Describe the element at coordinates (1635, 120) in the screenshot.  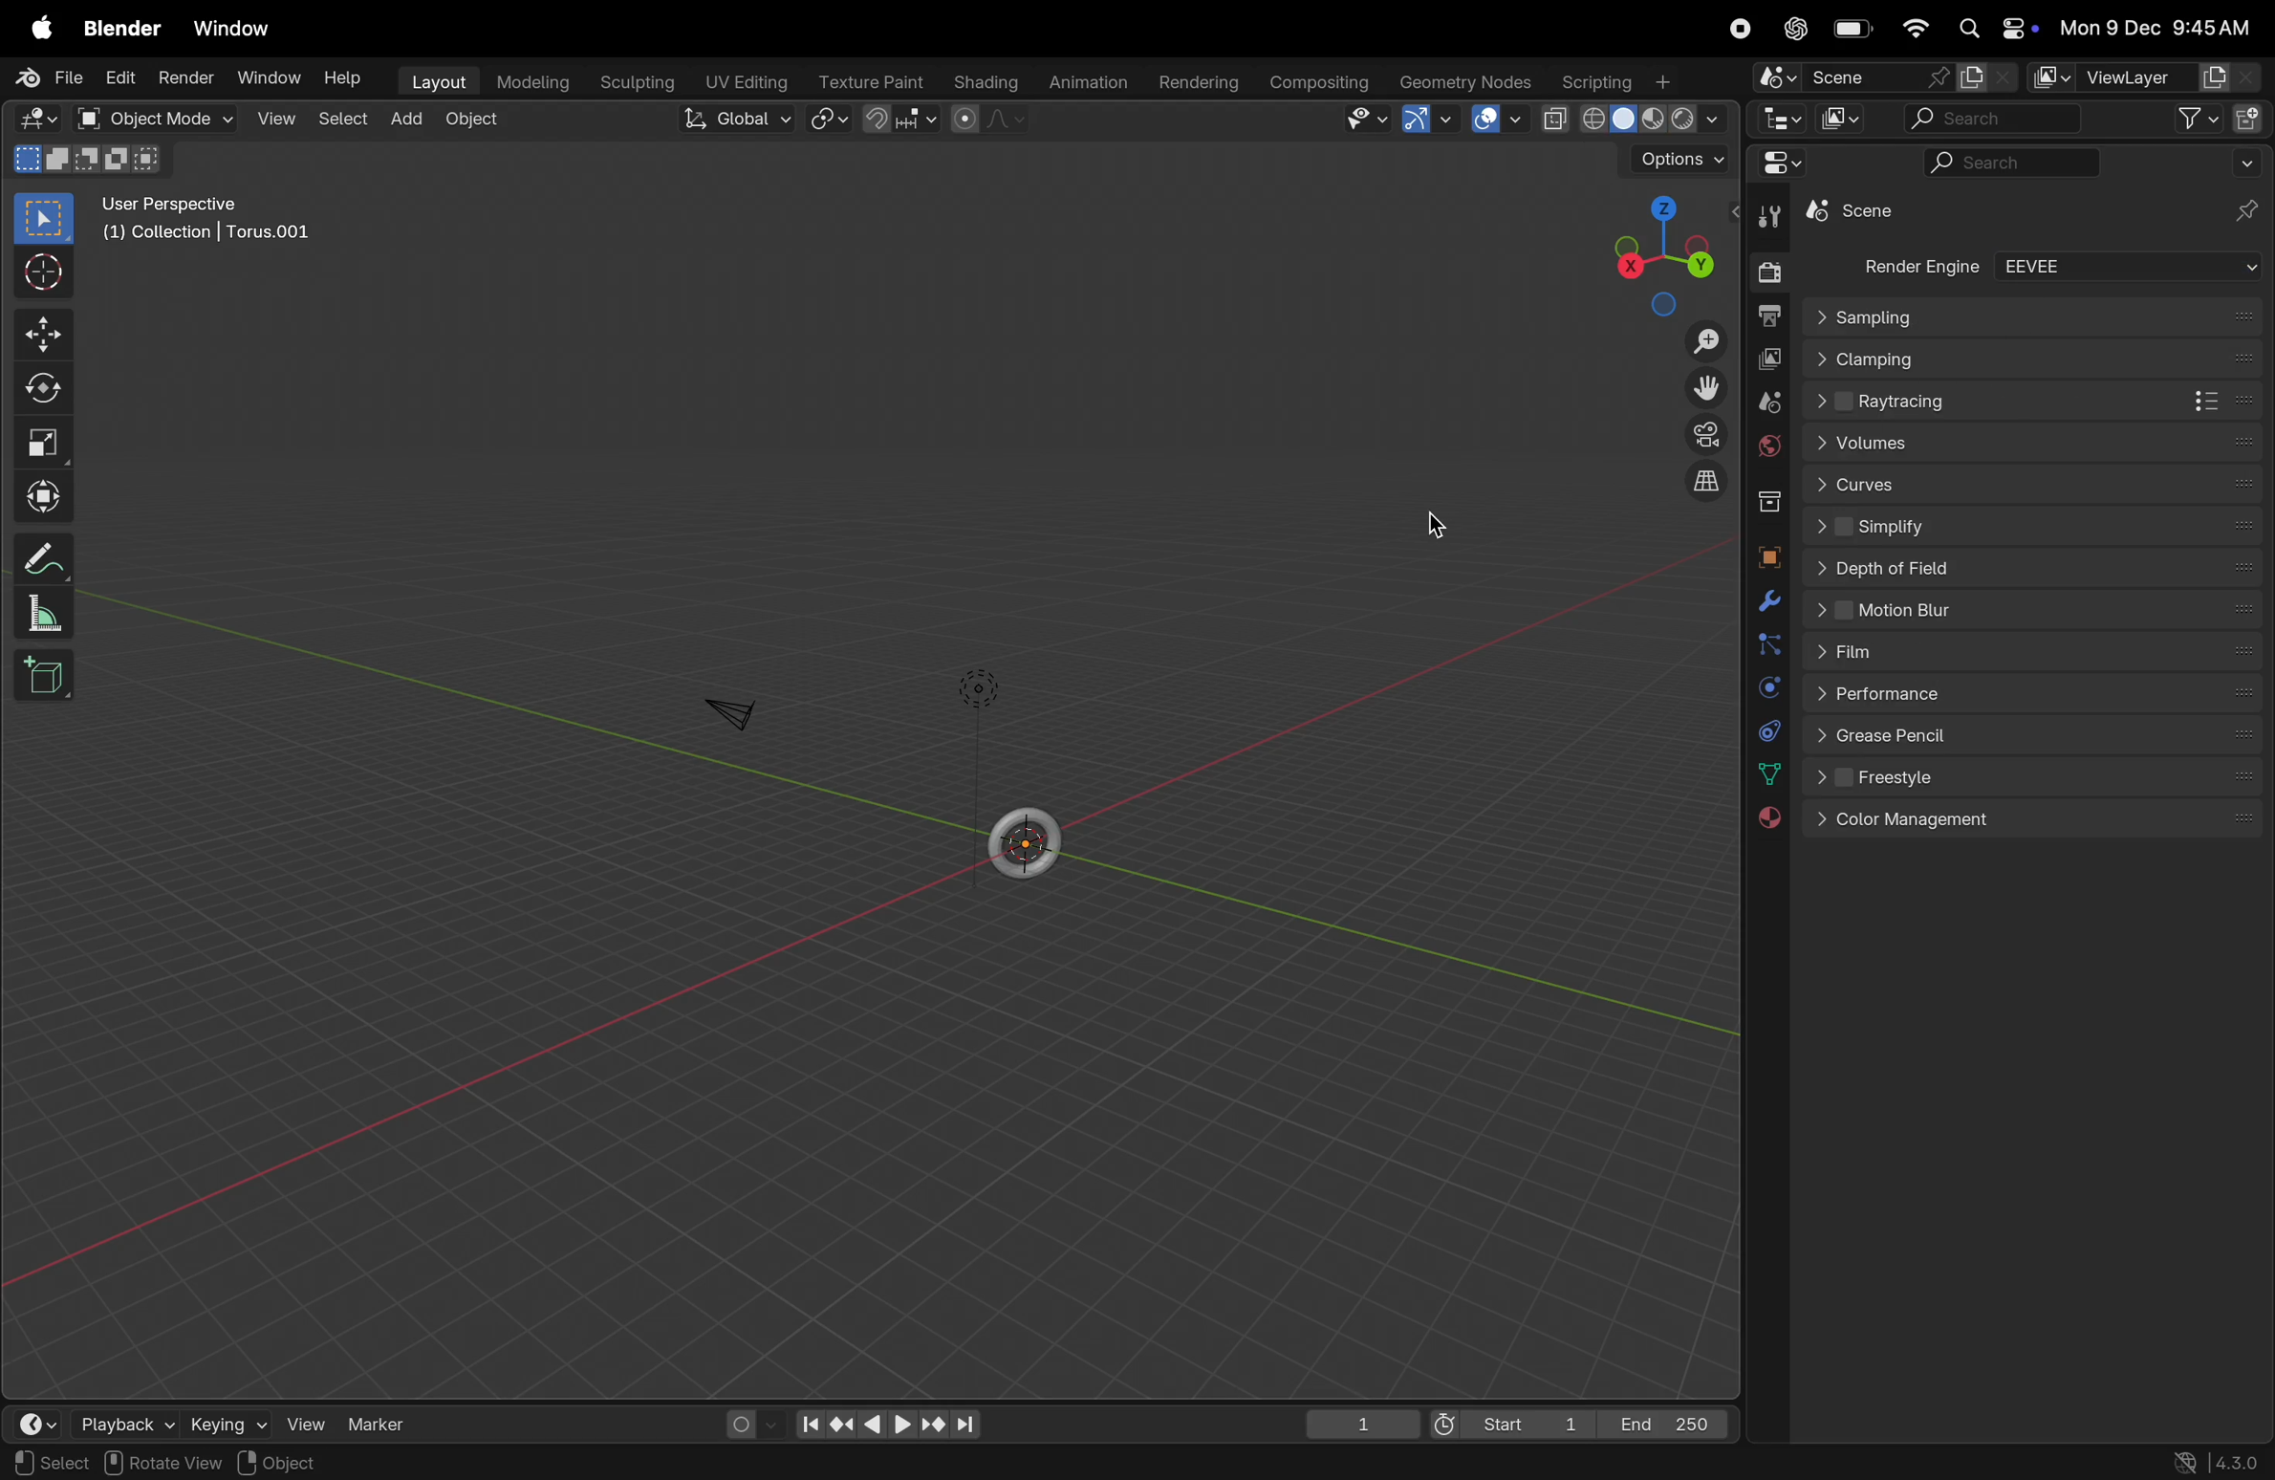
I see `shading` at that location.